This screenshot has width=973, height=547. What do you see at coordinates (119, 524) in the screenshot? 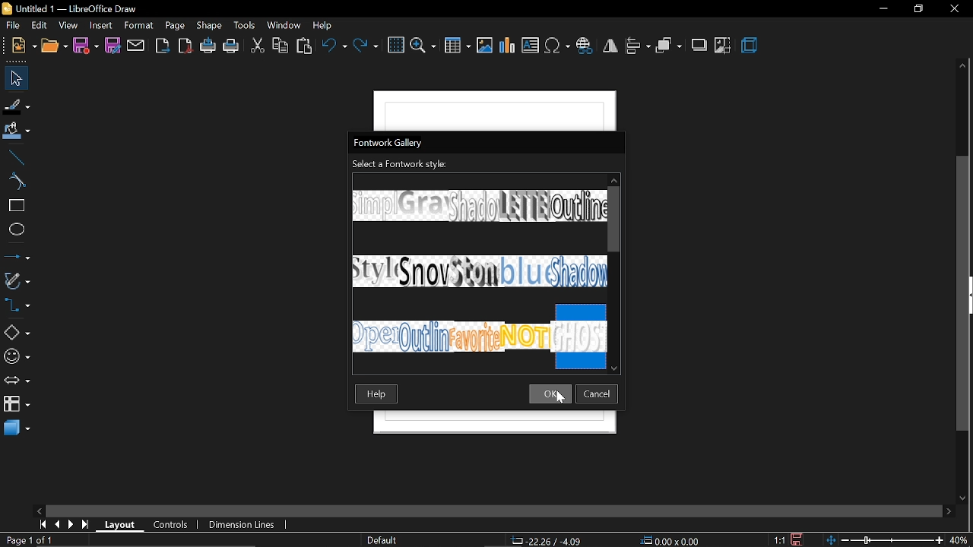
I see `layout` at bounding box center [119, 524].